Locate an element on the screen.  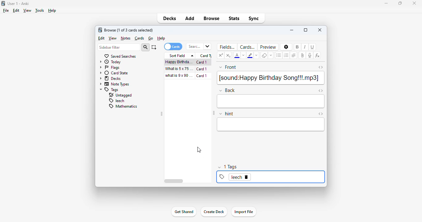
toggle sidebar is located at coordinates (162, 114).